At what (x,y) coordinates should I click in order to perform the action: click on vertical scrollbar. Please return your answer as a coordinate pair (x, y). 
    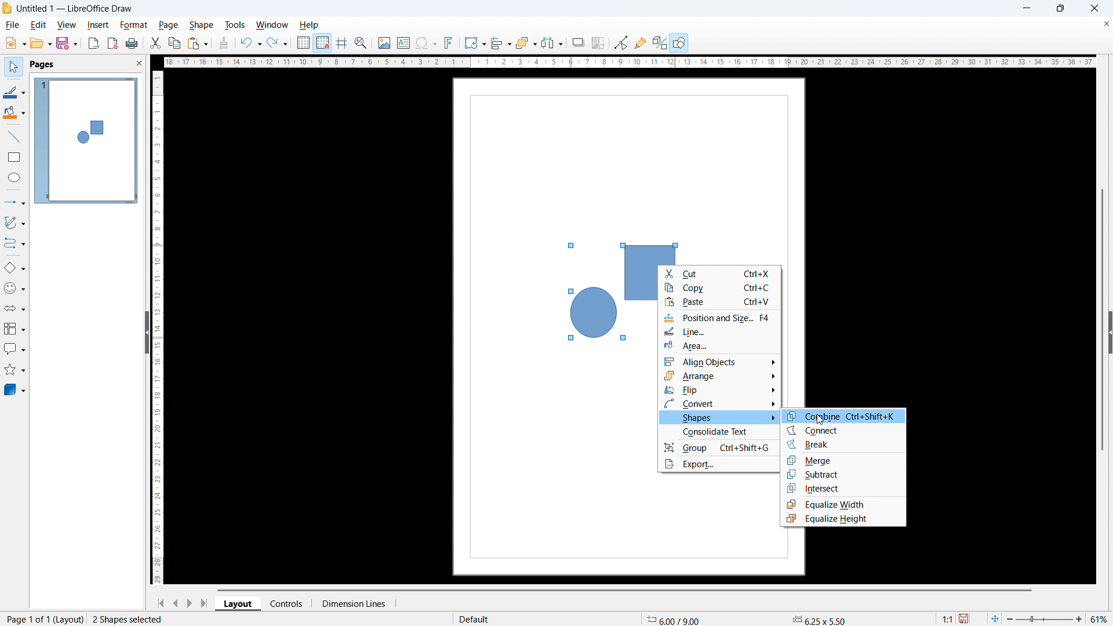
    Looking at the image, I should click on (1103, 318).